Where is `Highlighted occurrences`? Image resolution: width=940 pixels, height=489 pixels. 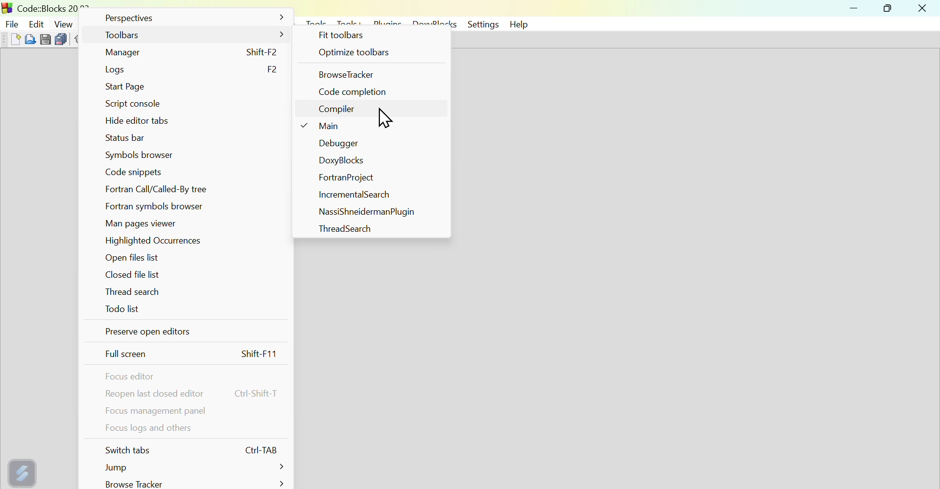
Highlighted occurrences is located at coordinates (162, 242).